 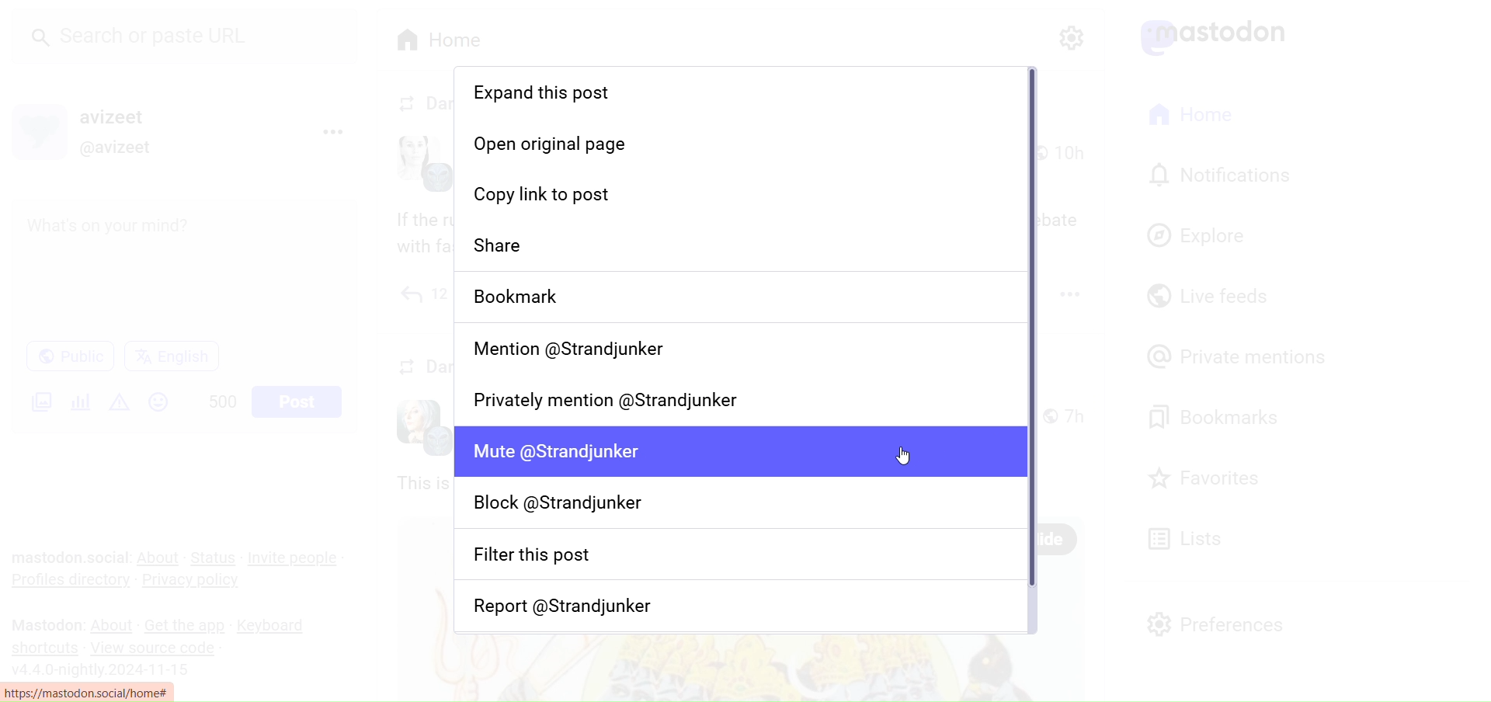 What do you see at coordinates (739, 451) in the screenshot?
I see `Mute user` at bounding box center [739, 451].